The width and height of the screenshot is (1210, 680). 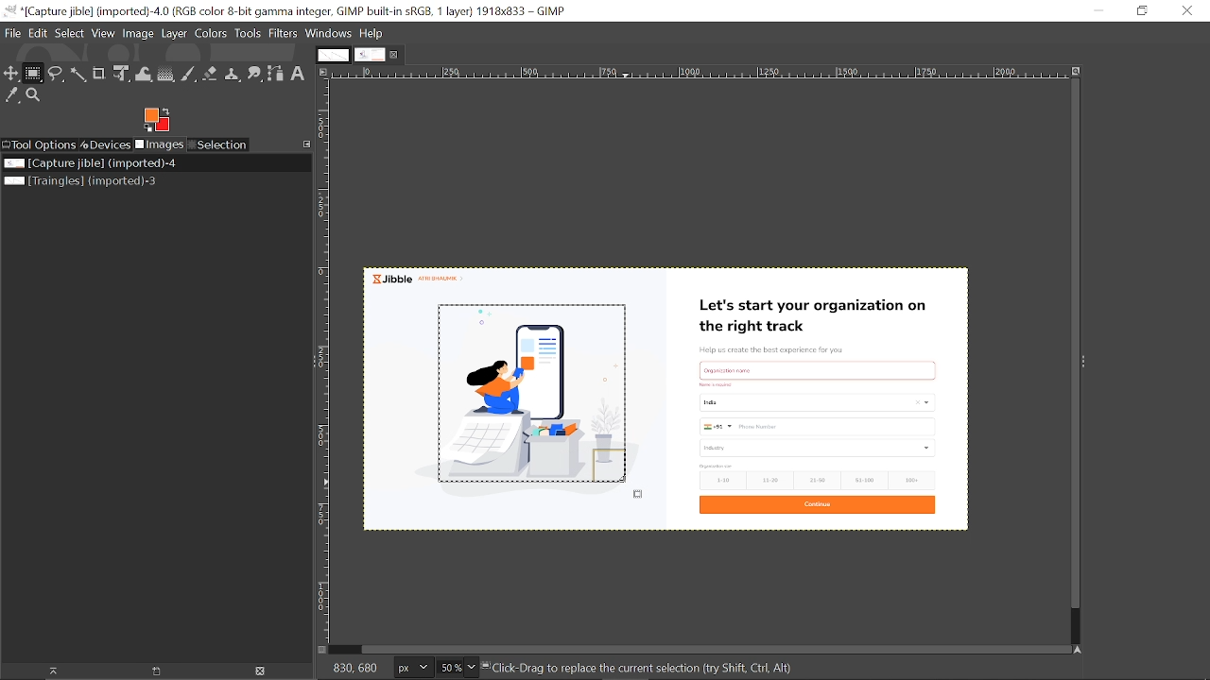 I want to click on first tab, so click(x=332, y=55).